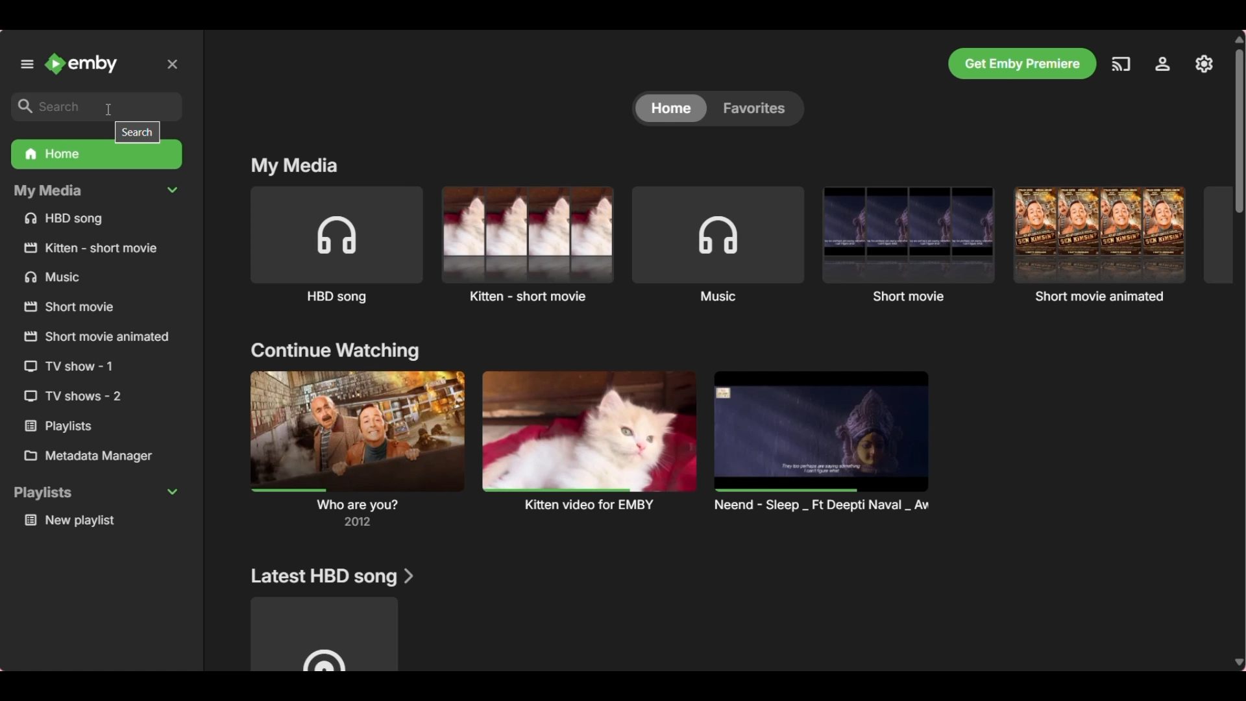 The image size is (1246, 701). I want to click on , so click(87, 278).